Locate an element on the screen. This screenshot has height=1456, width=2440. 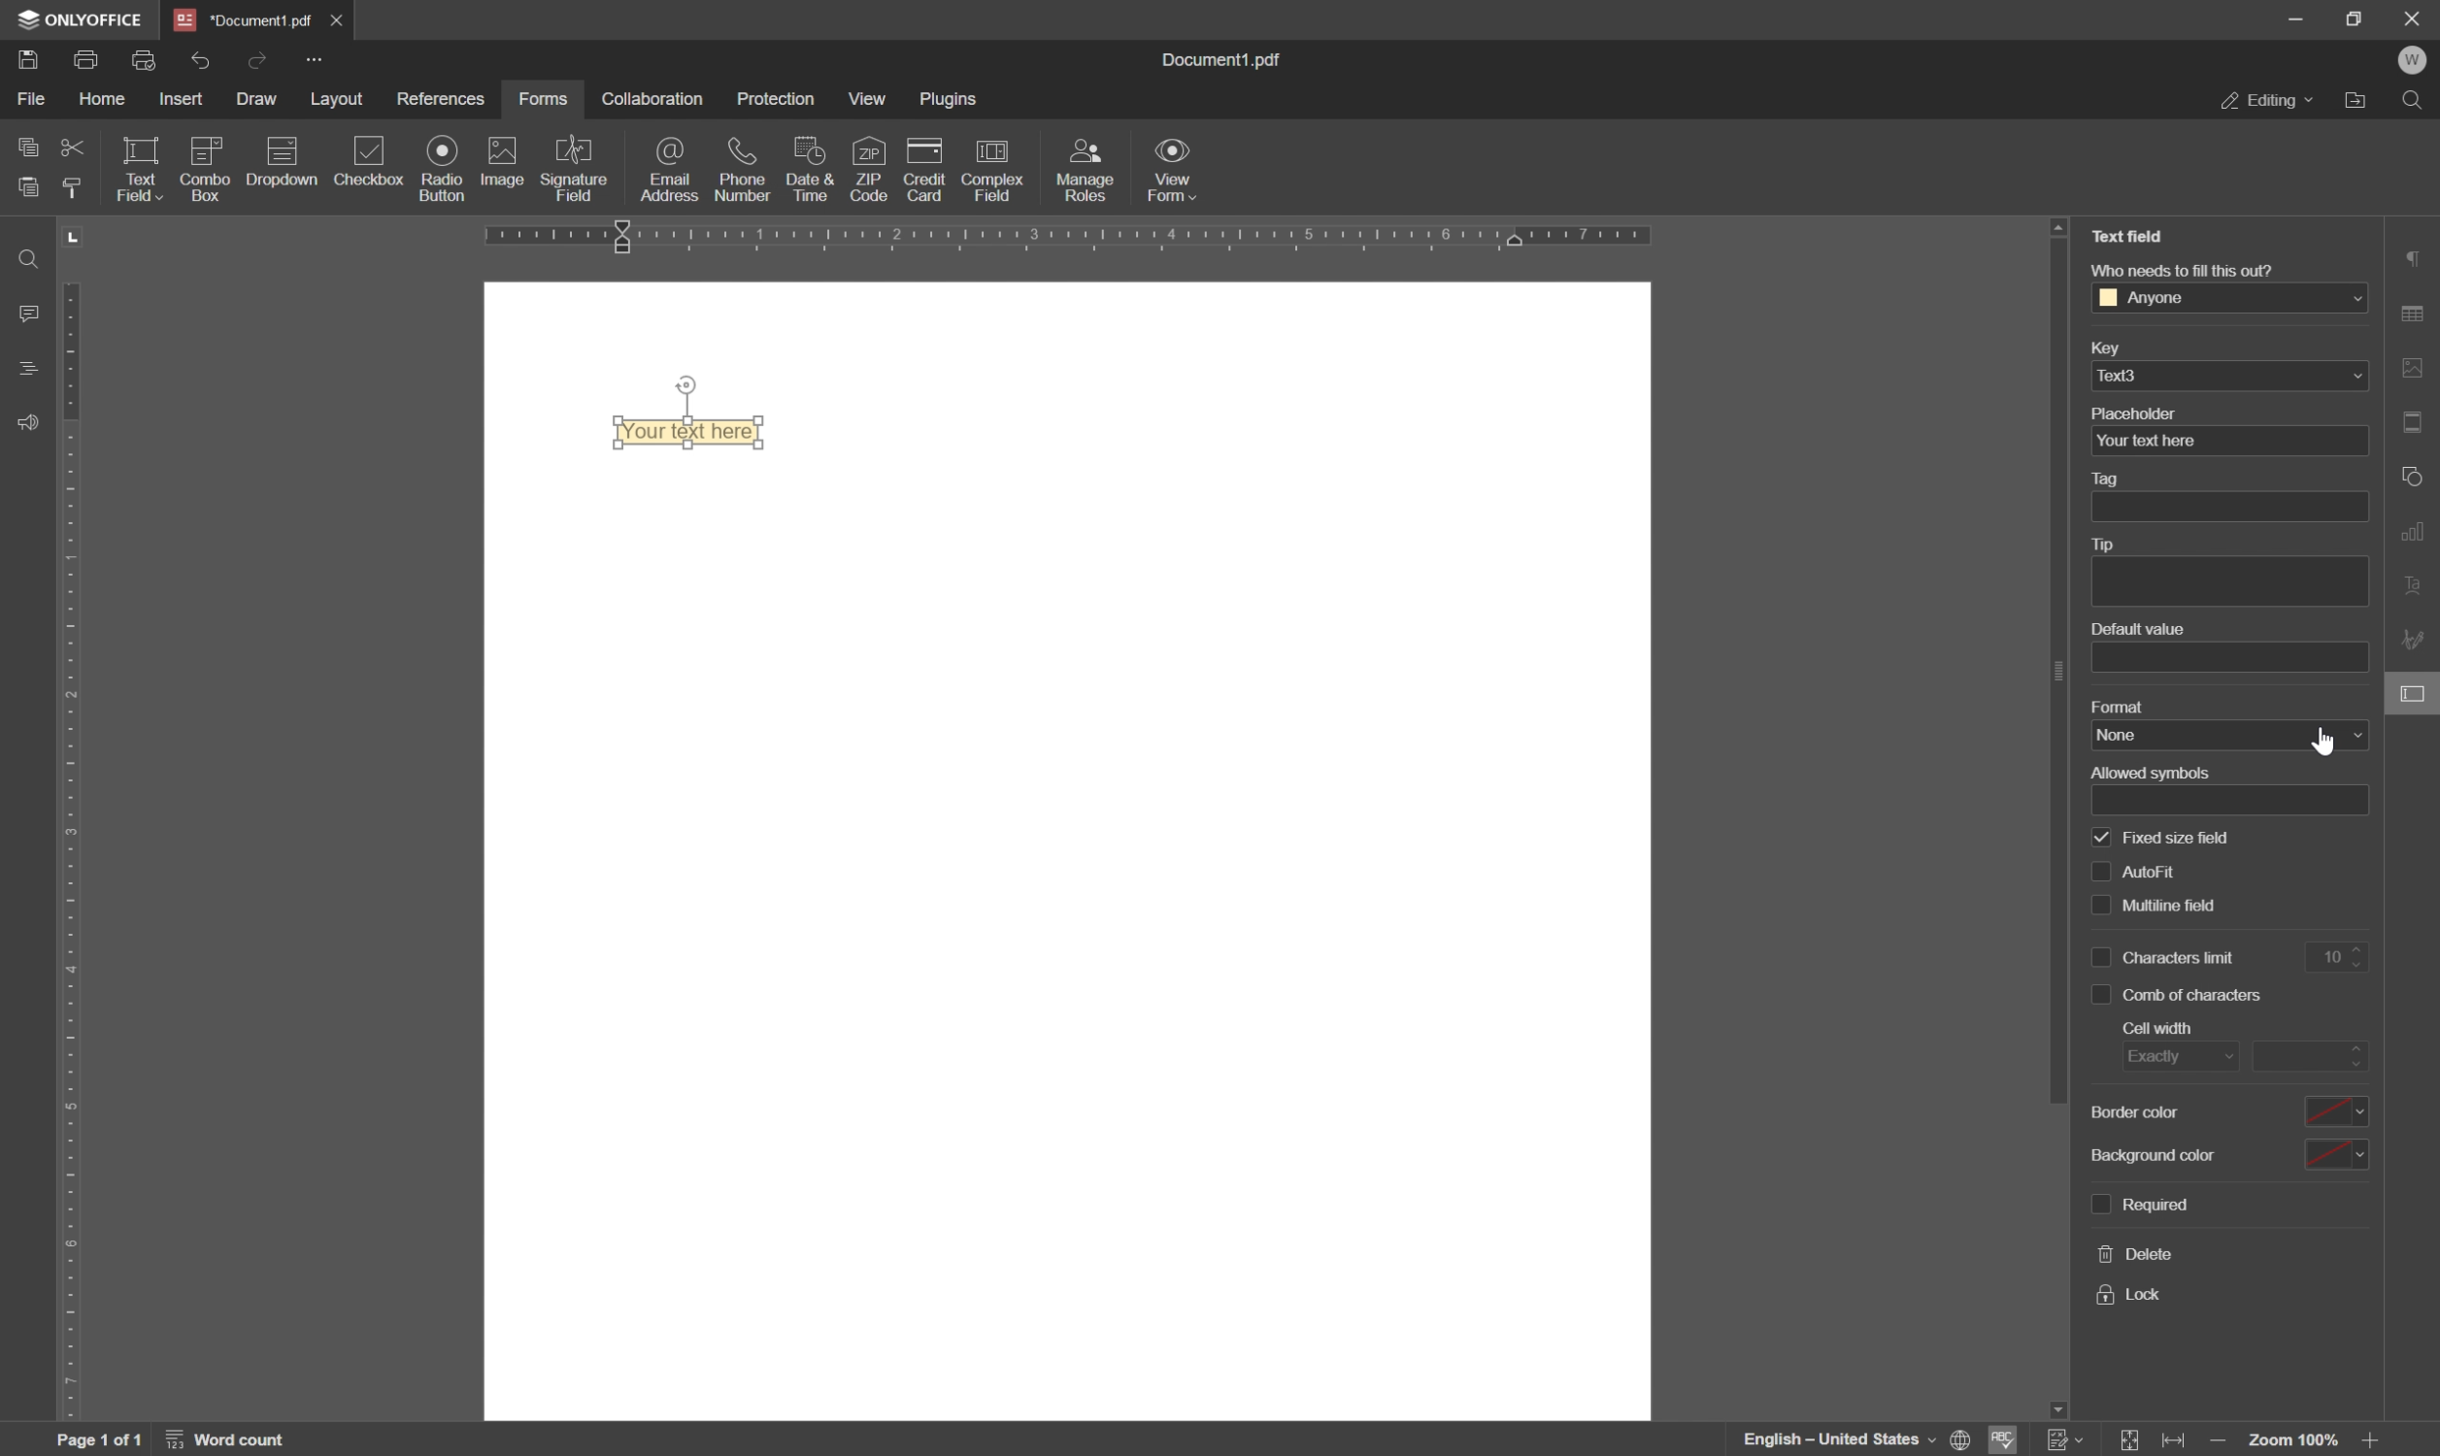
10 is located at coordinates (2195, 996).